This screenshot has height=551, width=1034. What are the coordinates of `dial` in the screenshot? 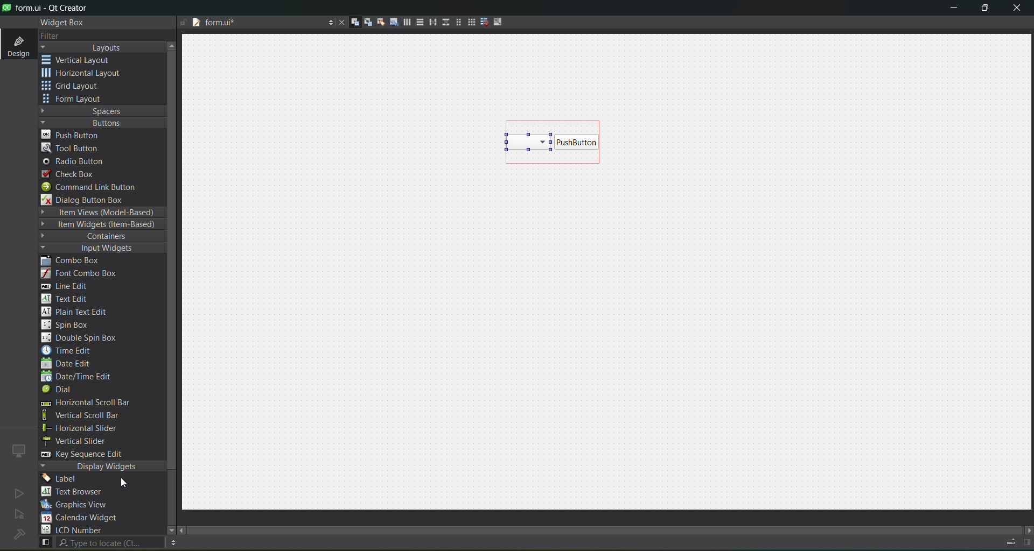 It's located at (60, 391).